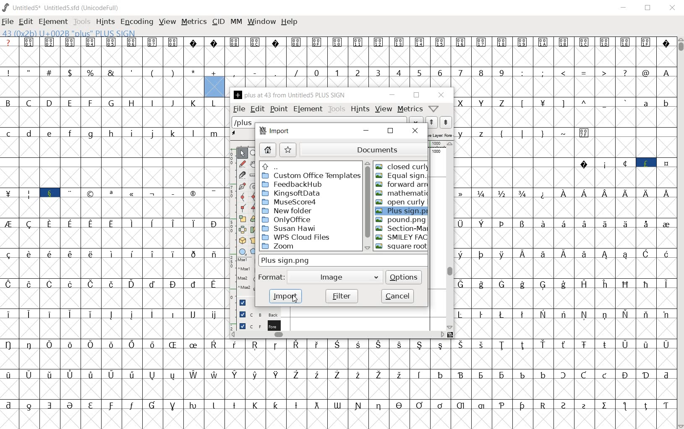 This screenshot has height=429, width=684. What do you see at coordinates (254, 186) in the screenshot?
I see `change whether spiro is active or not` at bounding box center [254, 186].